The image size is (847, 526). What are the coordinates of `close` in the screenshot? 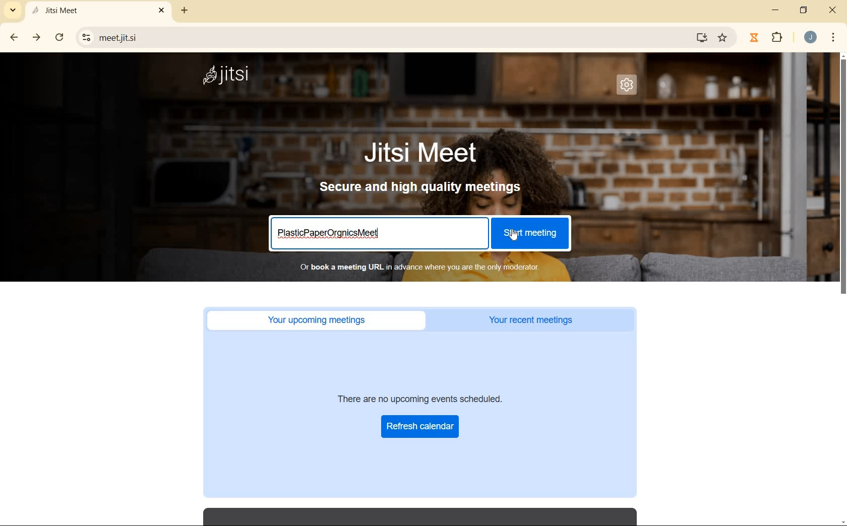 It's located at (833, 12).